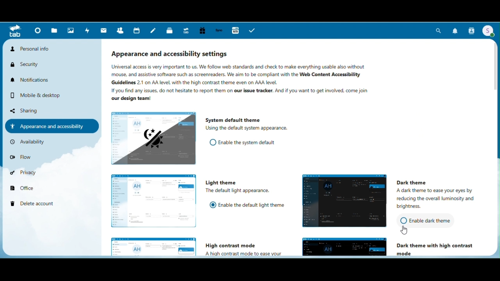 The height and width of the screenshot is (281, 500). What do you see at coordinates (54, 30) in the screenshot?
I see `Files` at bounding box center [54, 30].